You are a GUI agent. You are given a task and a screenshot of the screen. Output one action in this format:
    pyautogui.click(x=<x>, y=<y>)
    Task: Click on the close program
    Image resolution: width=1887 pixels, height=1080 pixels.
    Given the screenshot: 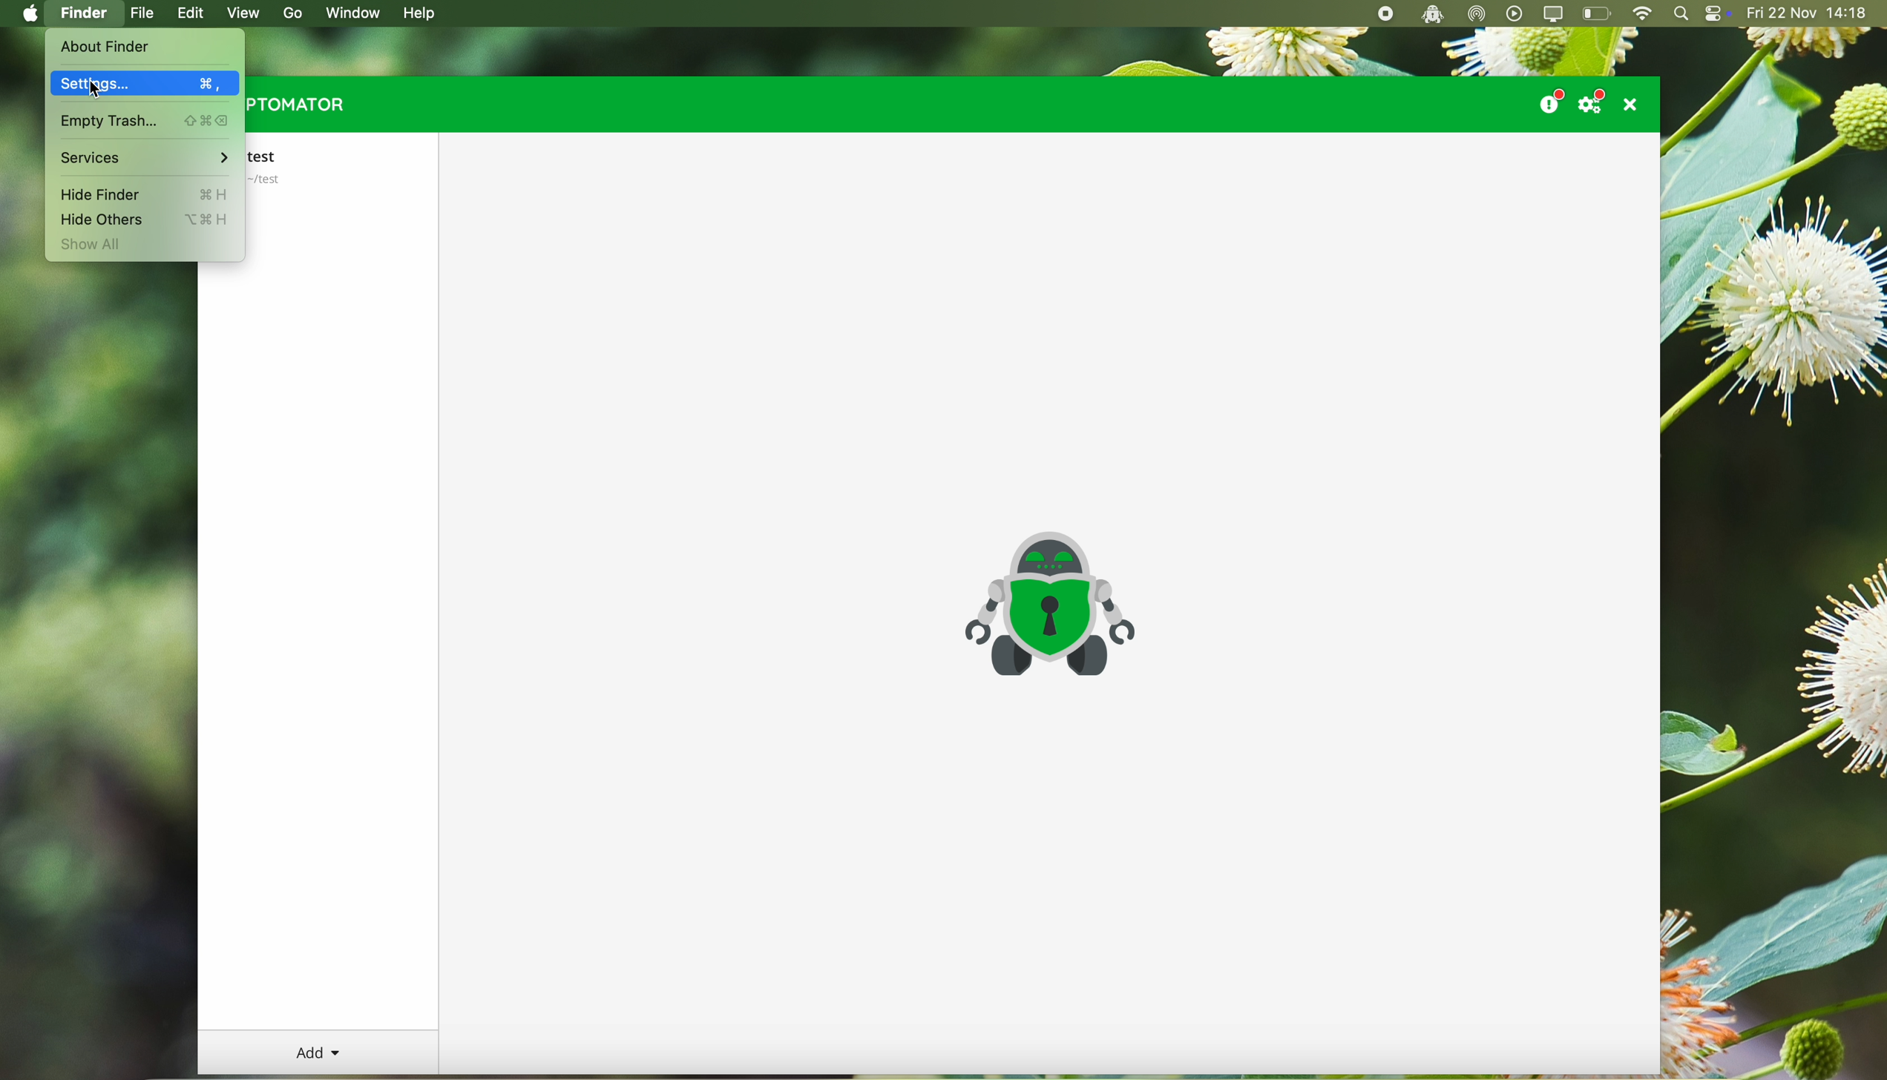 What is the action you would take?
    pyautogui.click(x=1635, y=104)
    